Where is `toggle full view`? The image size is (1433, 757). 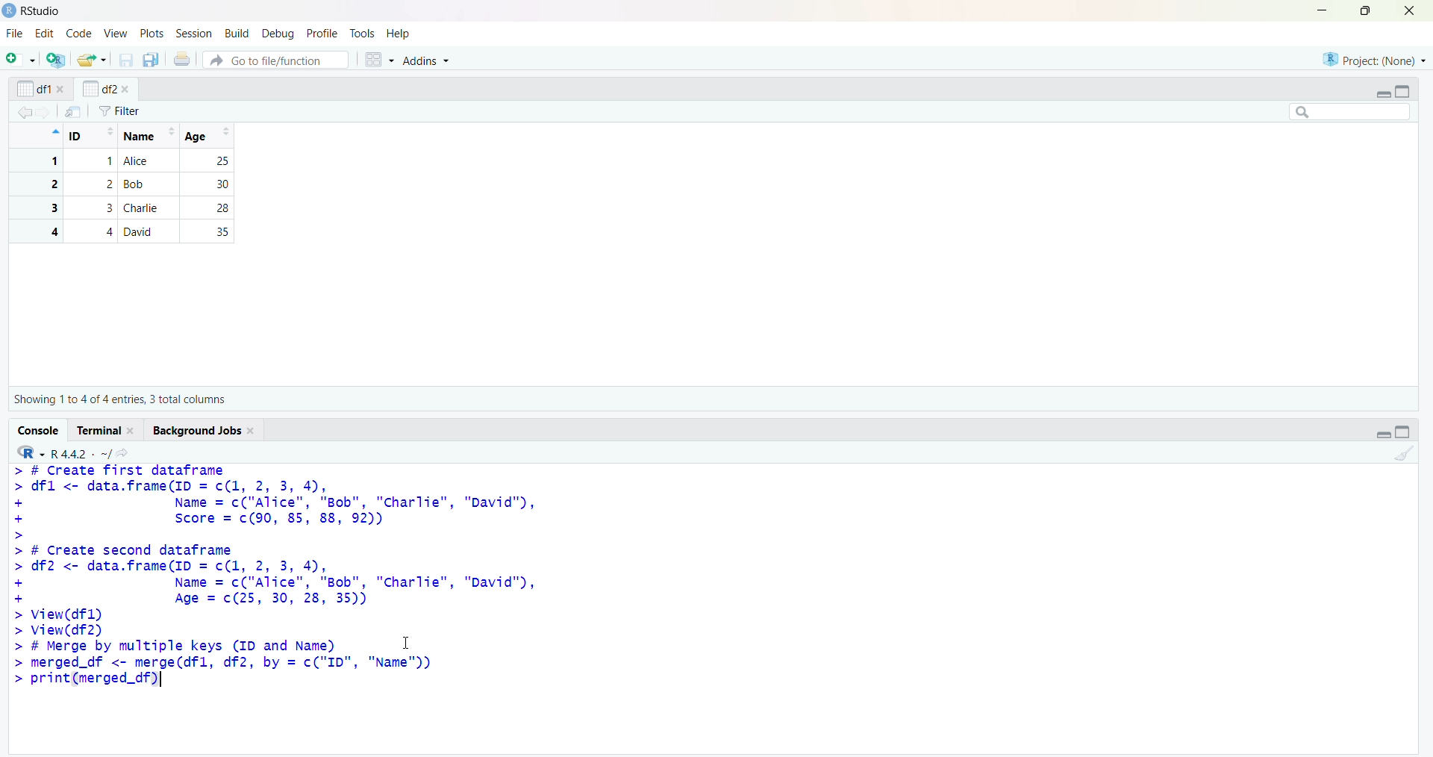
toggle full view is located at coordinates (1402, 92).